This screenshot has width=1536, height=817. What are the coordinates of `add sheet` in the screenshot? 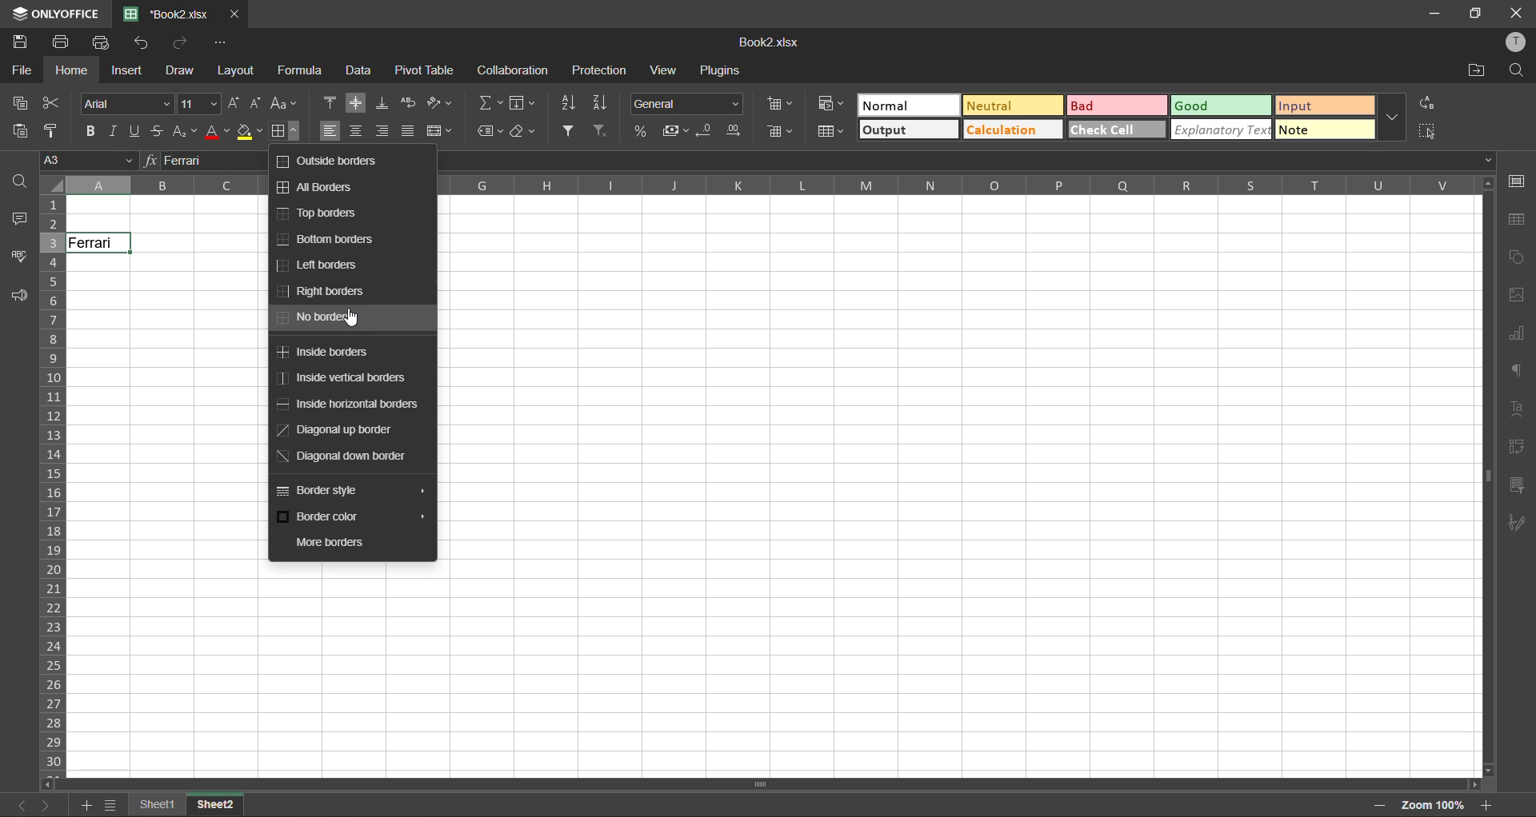 It's located at (83, 805).